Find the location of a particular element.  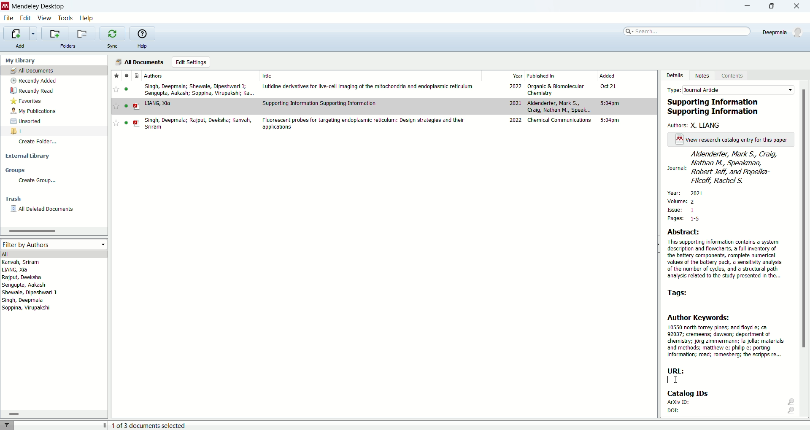

issue: 1 is located at coordinates (682, 210).